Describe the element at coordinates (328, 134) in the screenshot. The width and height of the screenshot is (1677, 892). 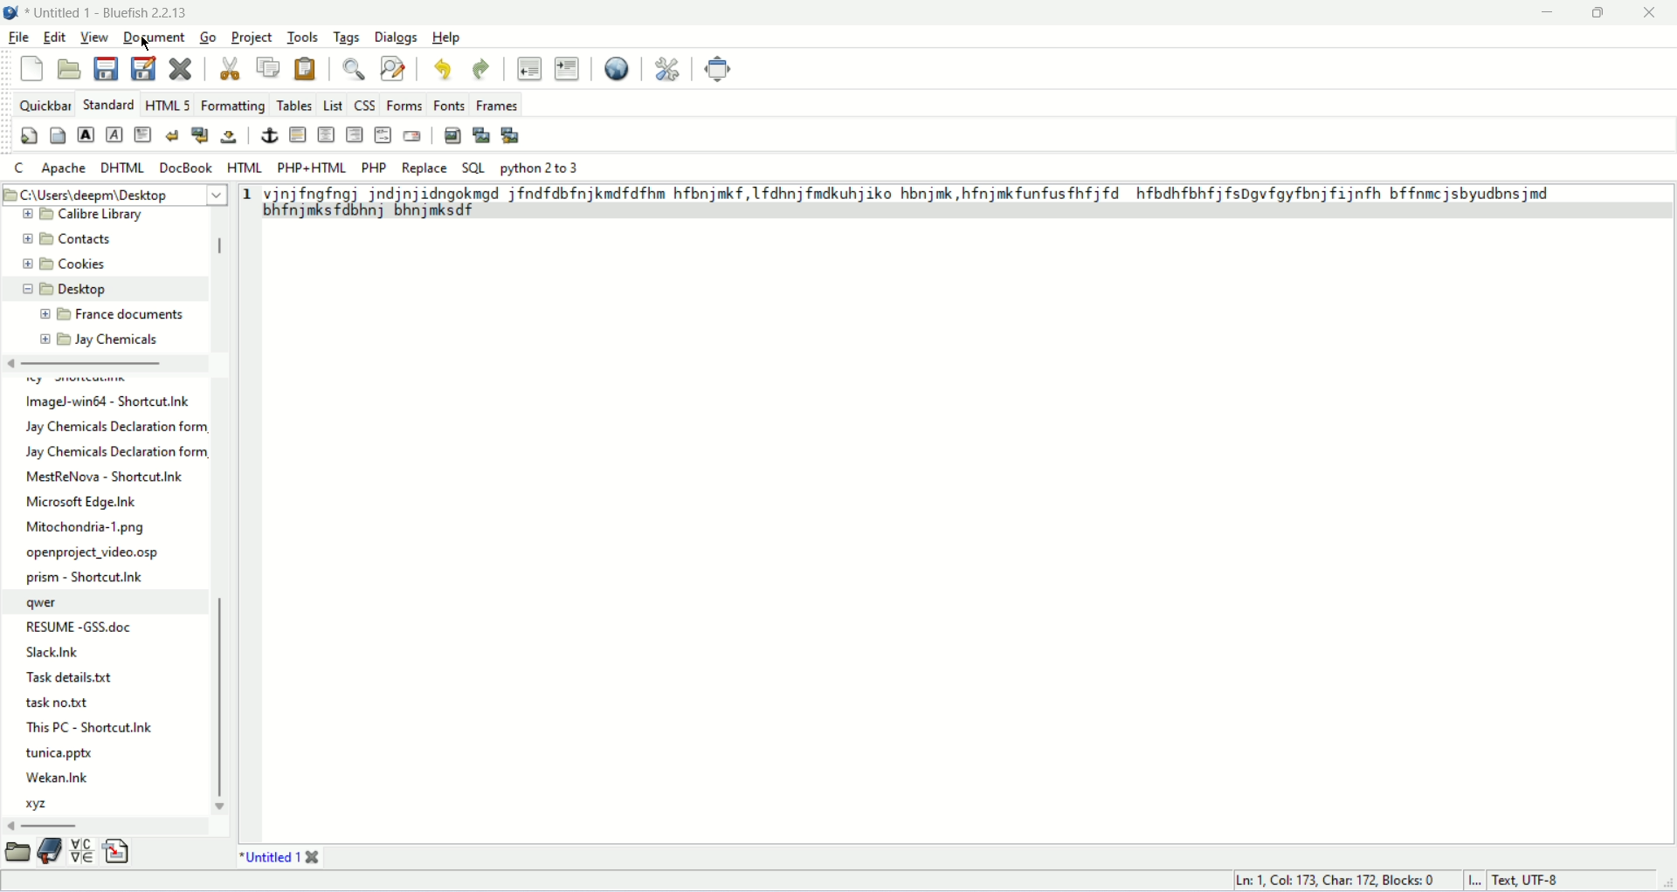
I see `center` at that location.